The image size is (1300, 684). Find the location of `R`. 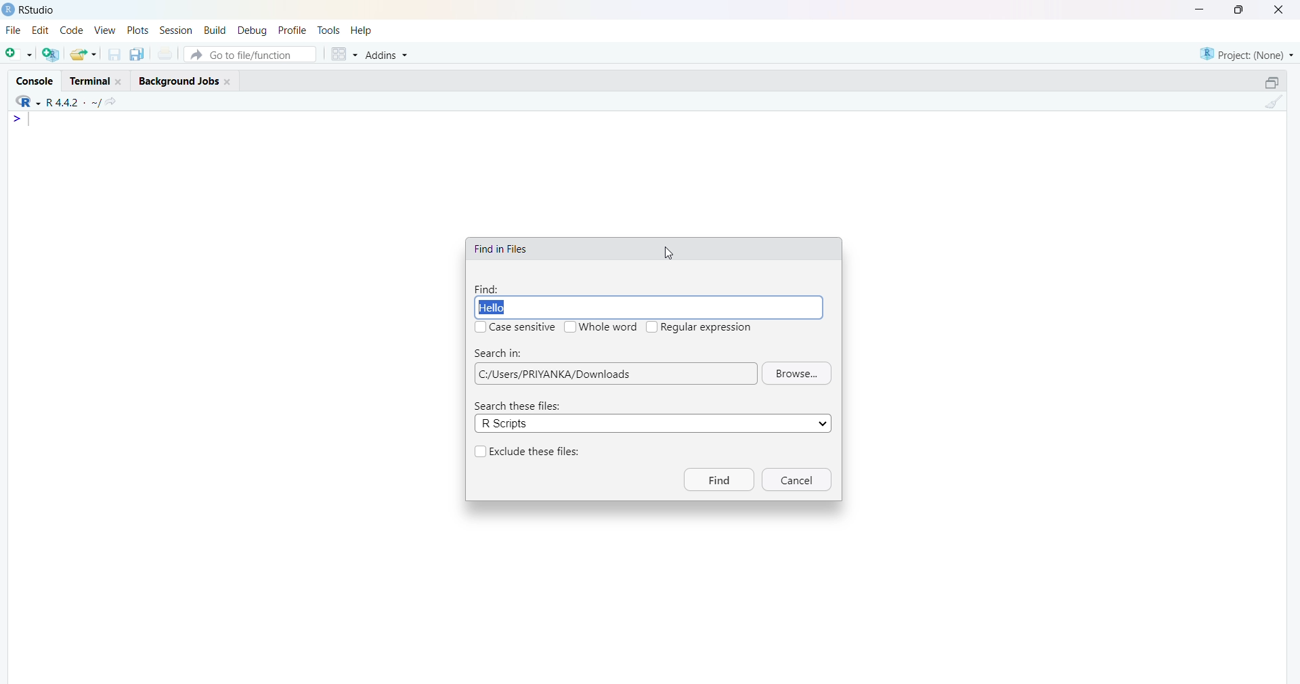

R is located at coordinates (28, 102).